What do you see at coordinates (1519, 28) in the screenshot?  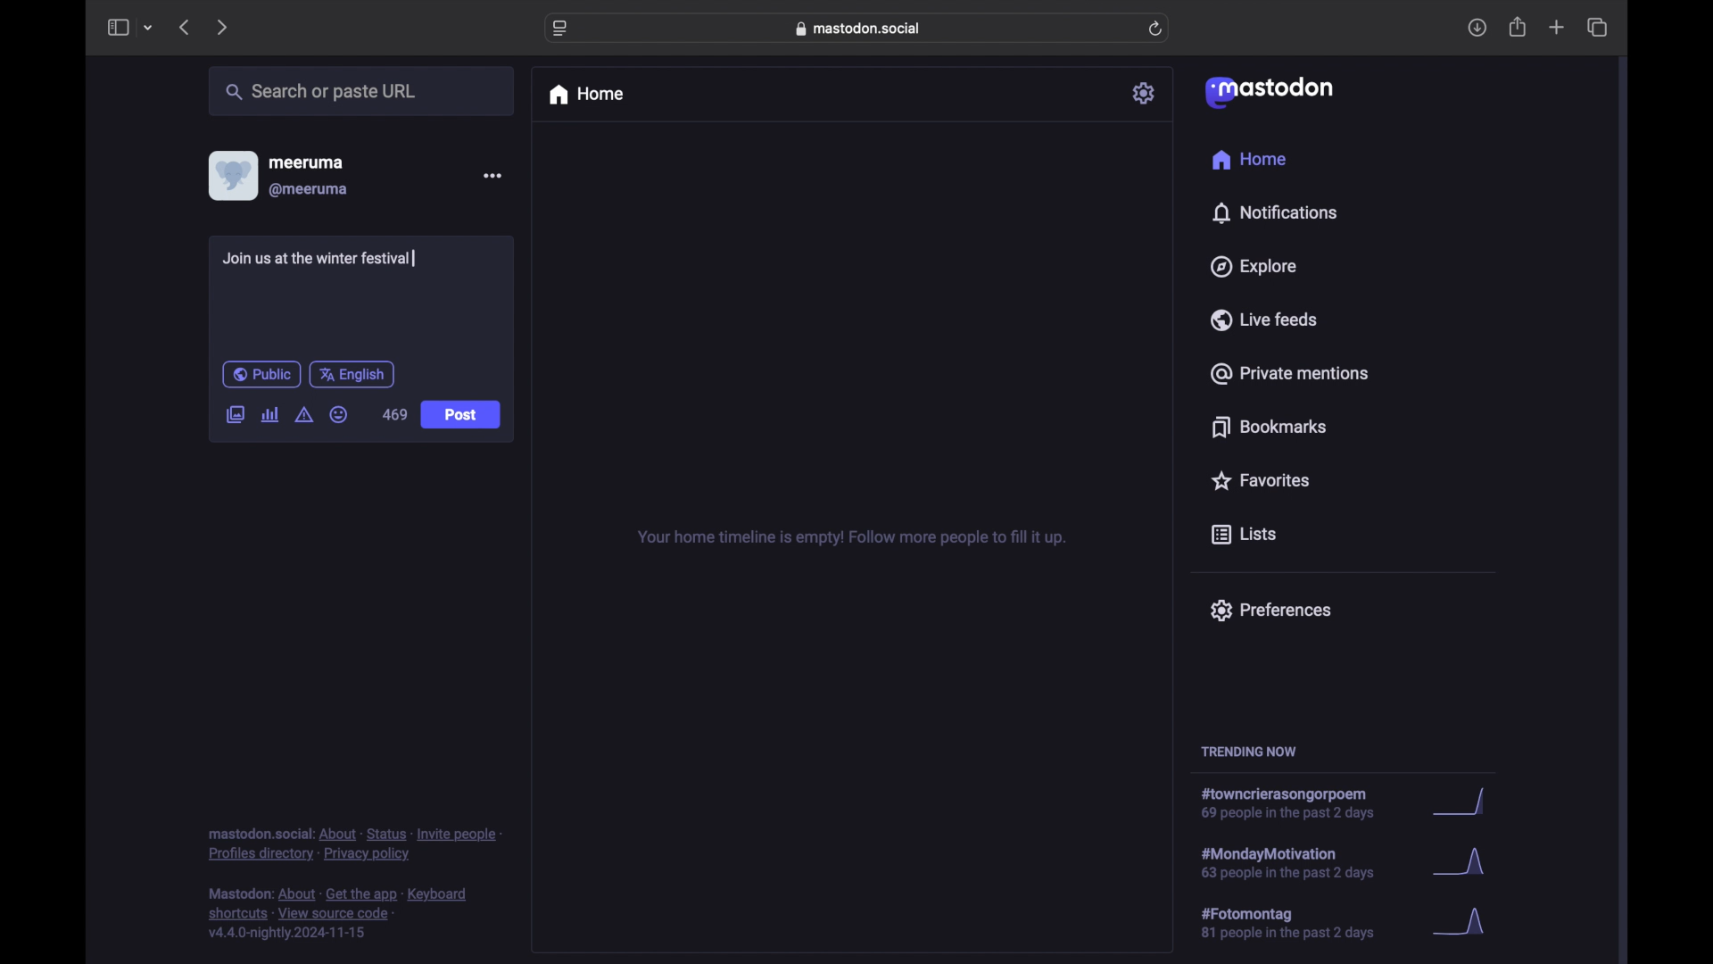 I see `share` at bounding box center [1519, 28].